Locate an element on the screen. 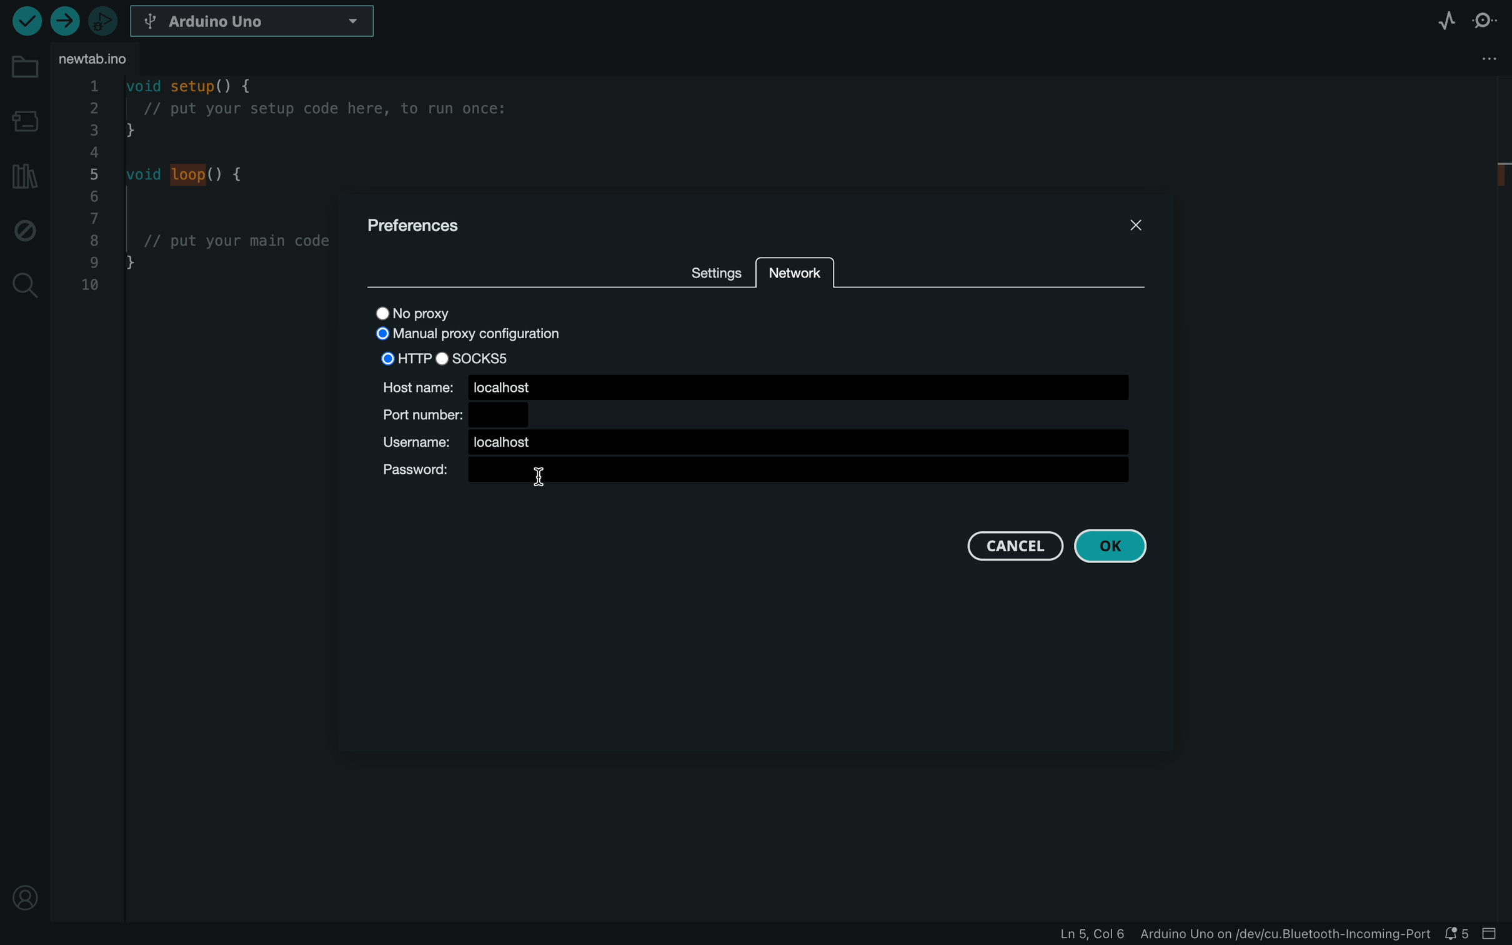 This screenshot has height=945, width=1512. debugger is located at coordinates (104, 20).